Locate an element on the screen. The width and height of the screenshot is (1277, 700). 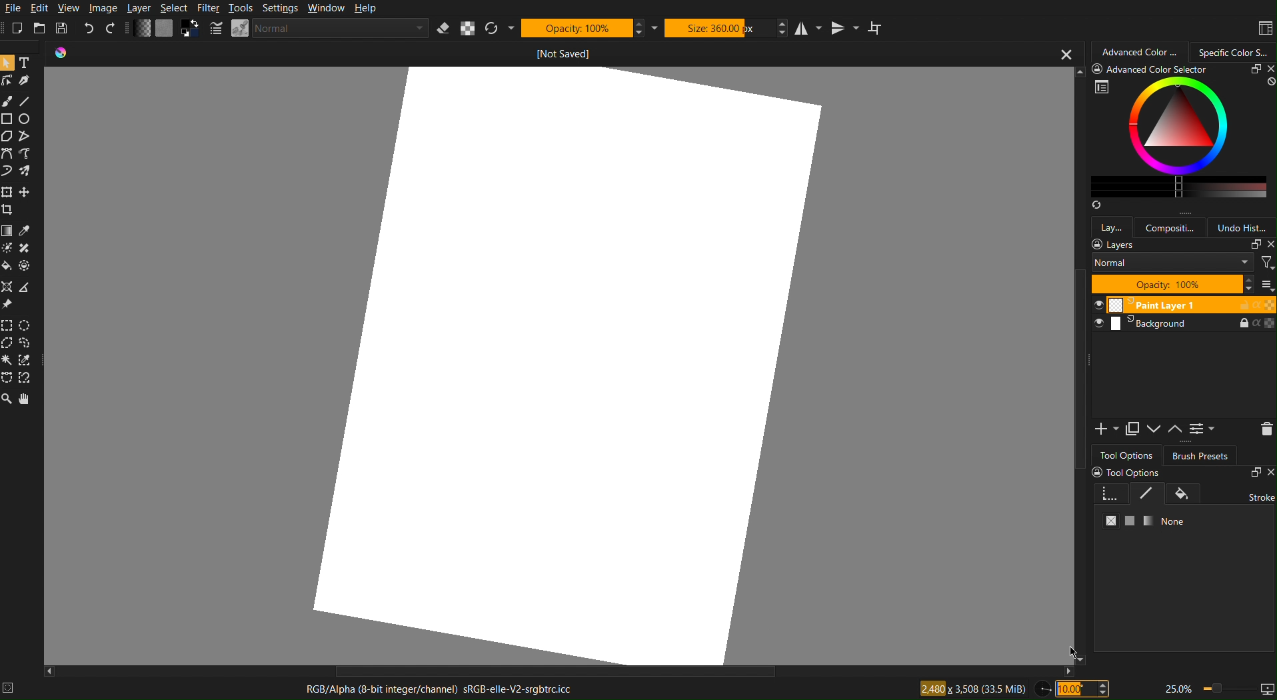
Current Document is located at coordinates (545, 53).